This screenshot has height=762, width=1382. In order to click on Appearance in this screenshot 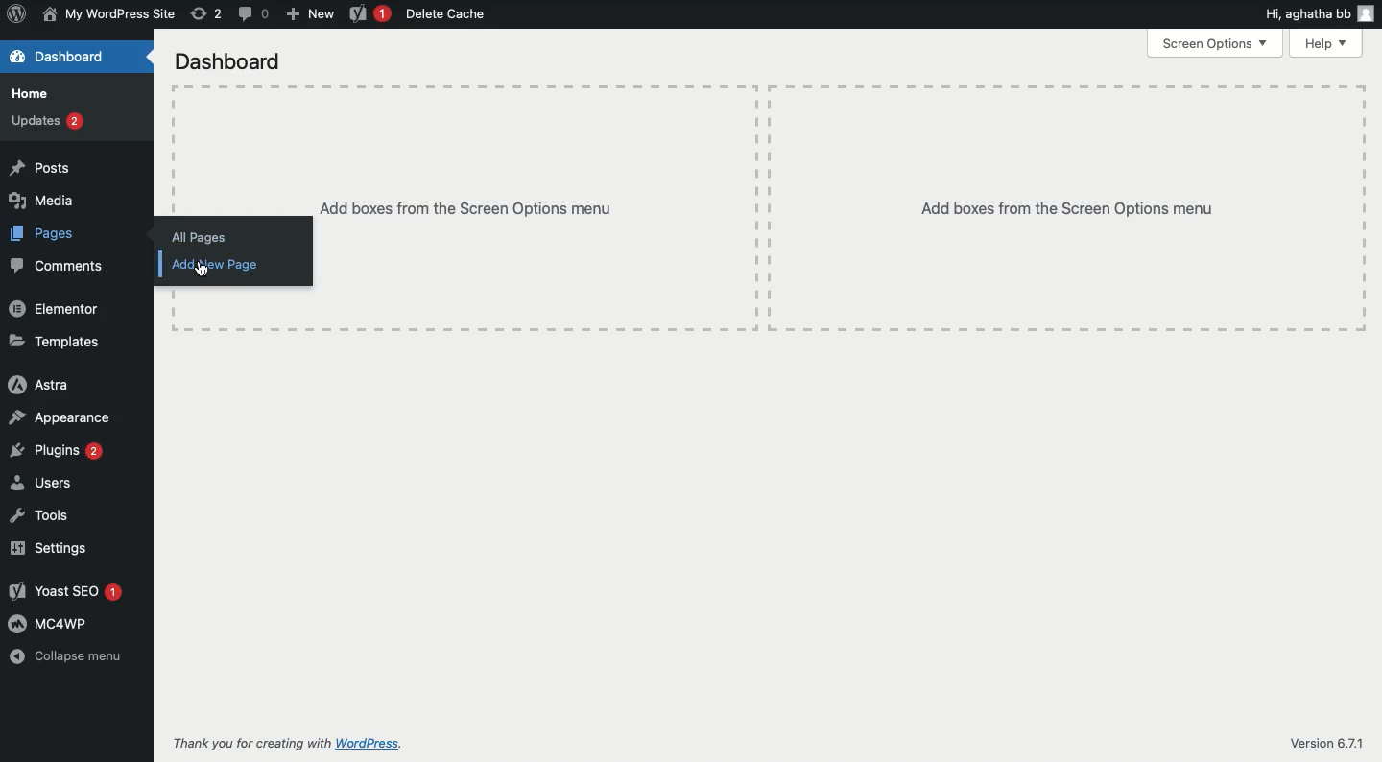, I will do `click(61, 416)`.